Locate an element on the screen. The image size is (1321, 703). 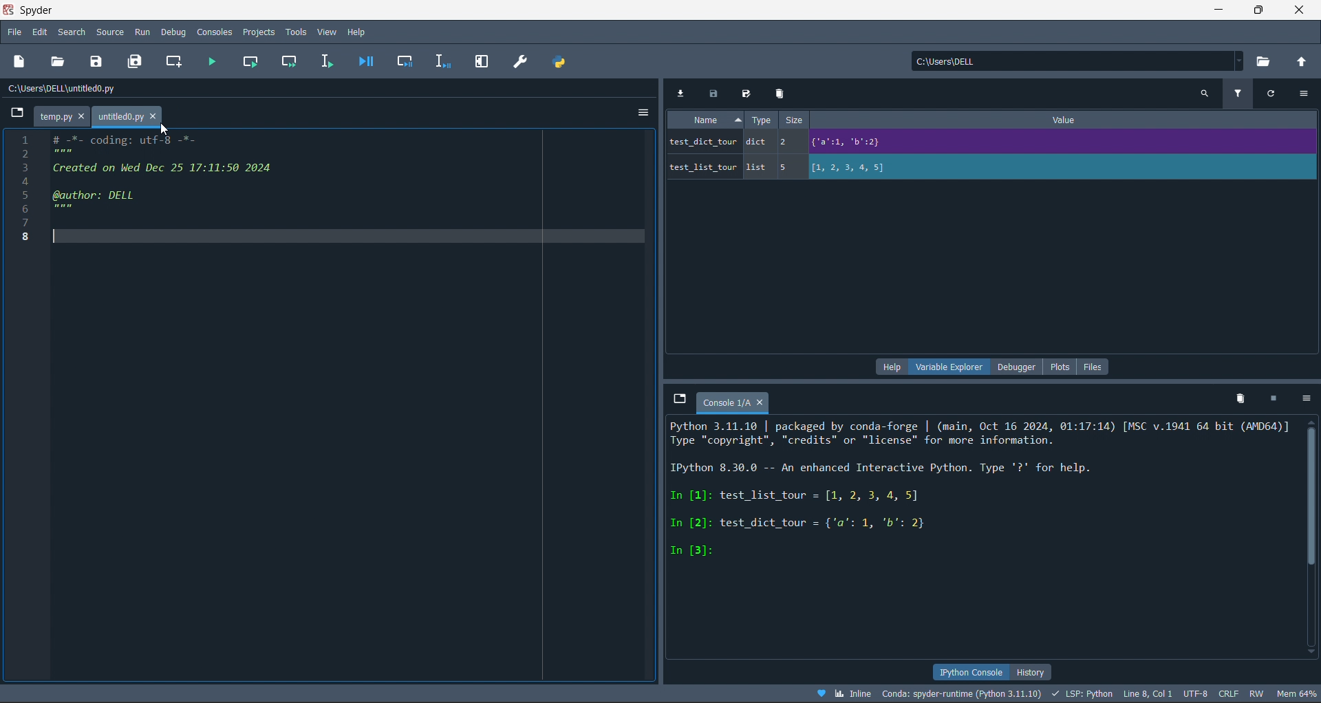
#.*. config utf-8 -*-  Created on Wed Dec 25 17:11:50 2024a5 @author: DELL is located at coordinates (345, 187).